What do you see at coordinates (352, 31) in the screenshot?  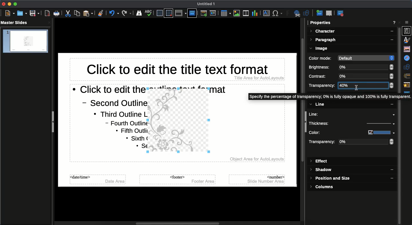 I see `Character` at bounding box center [352, 31].